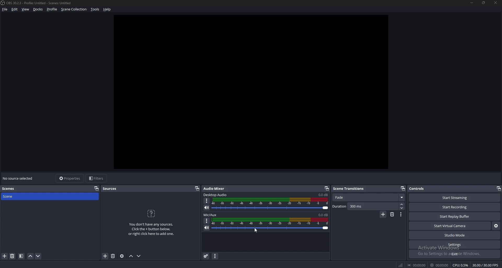 The height and width of the screenshot is (268, 502). I want to click on mic/aux, so click(211, 215).